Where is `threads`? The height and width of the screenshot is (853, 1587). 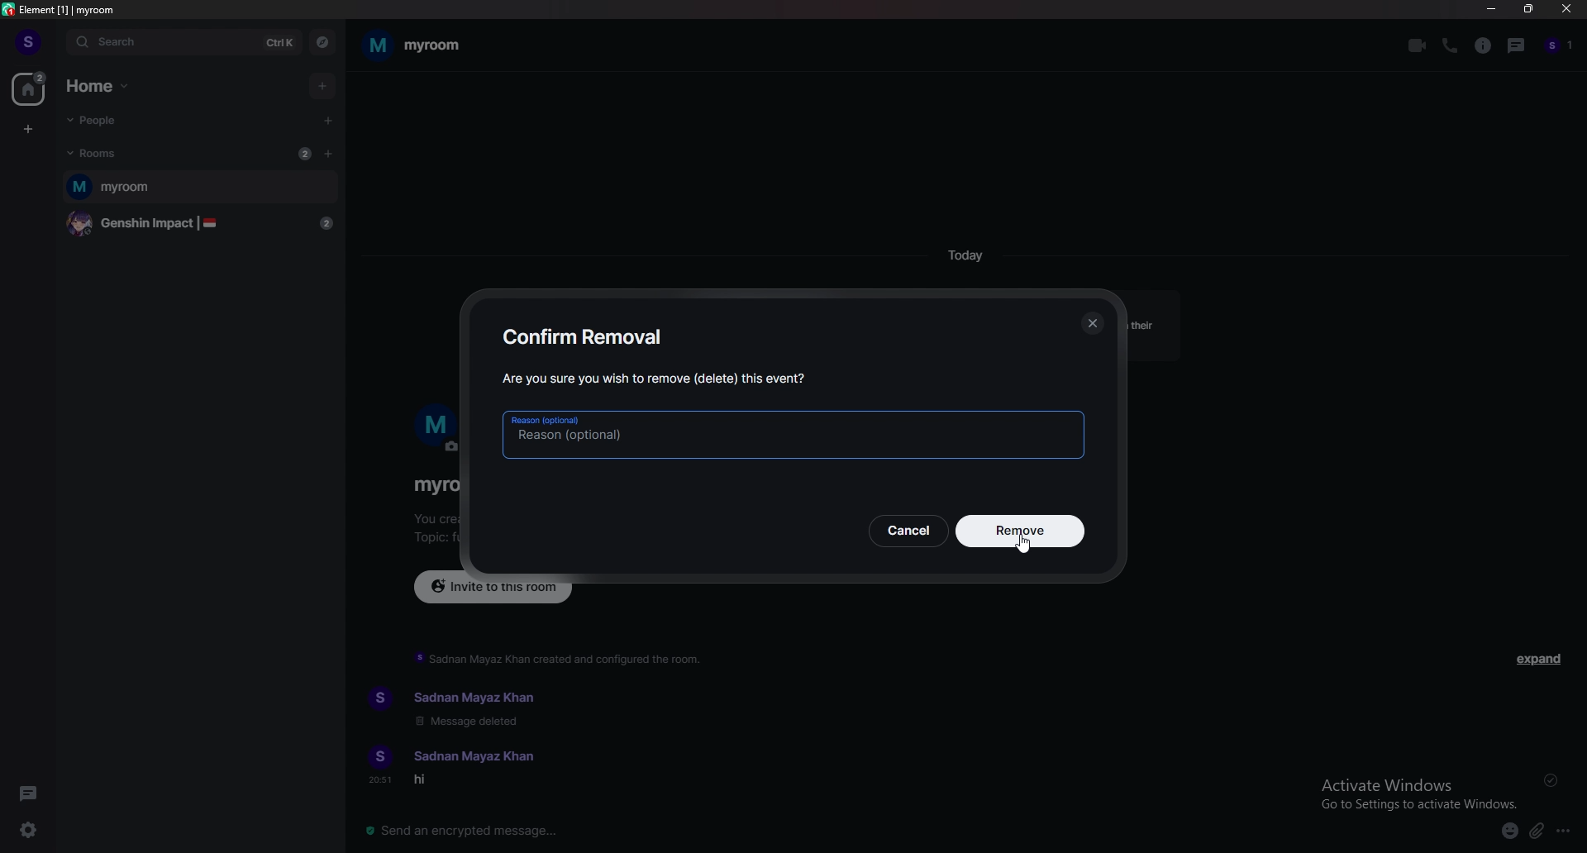
threads is located at coordinates (32, 793).